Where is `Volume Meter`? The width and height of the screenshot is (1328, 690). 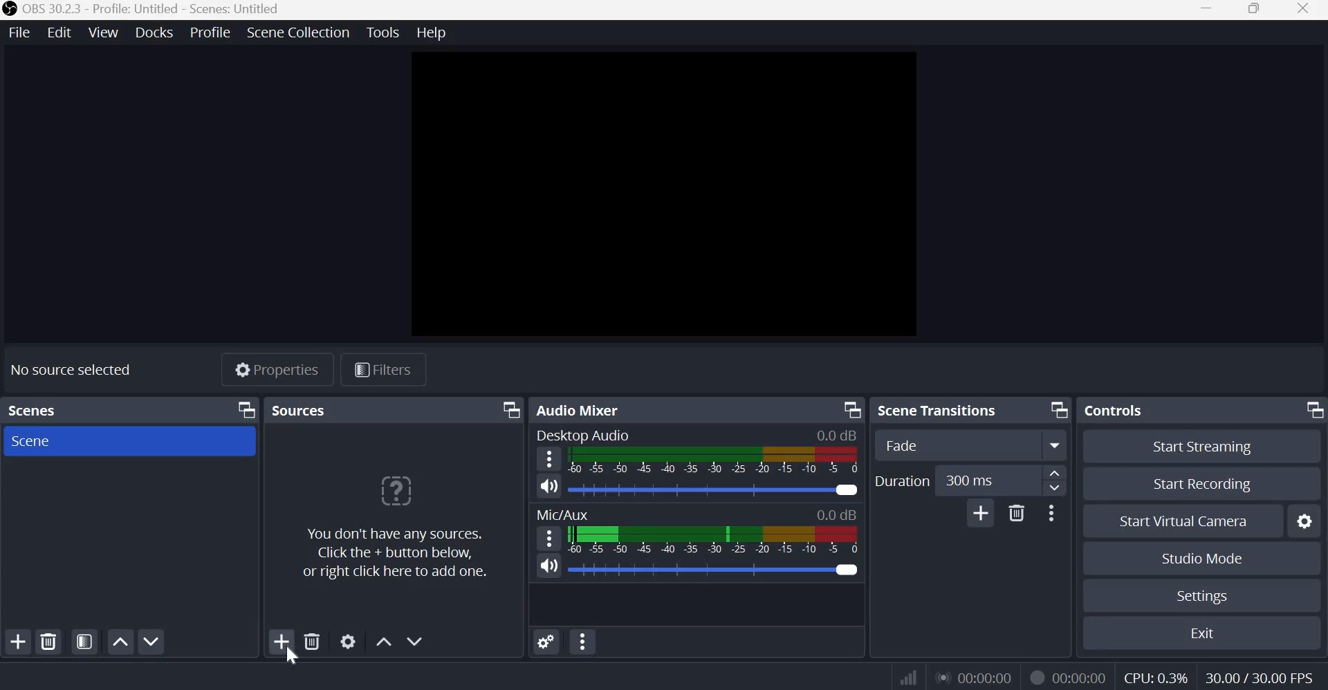
Volume Meter is located at coordinates (712, 539).